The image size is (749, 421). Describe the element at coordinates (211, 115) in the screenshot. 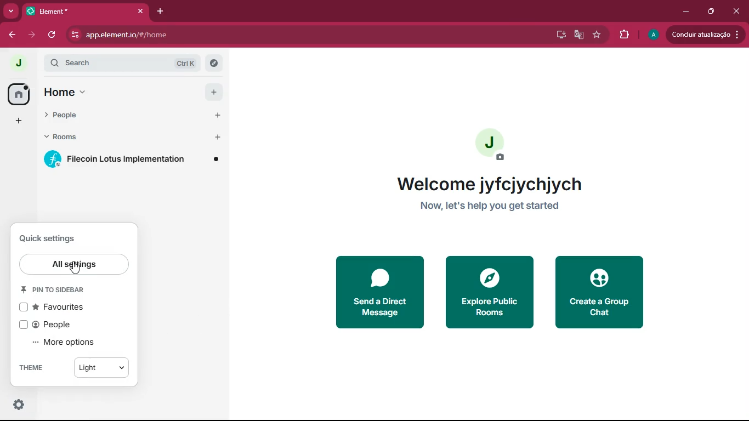

I see `add` at that location.